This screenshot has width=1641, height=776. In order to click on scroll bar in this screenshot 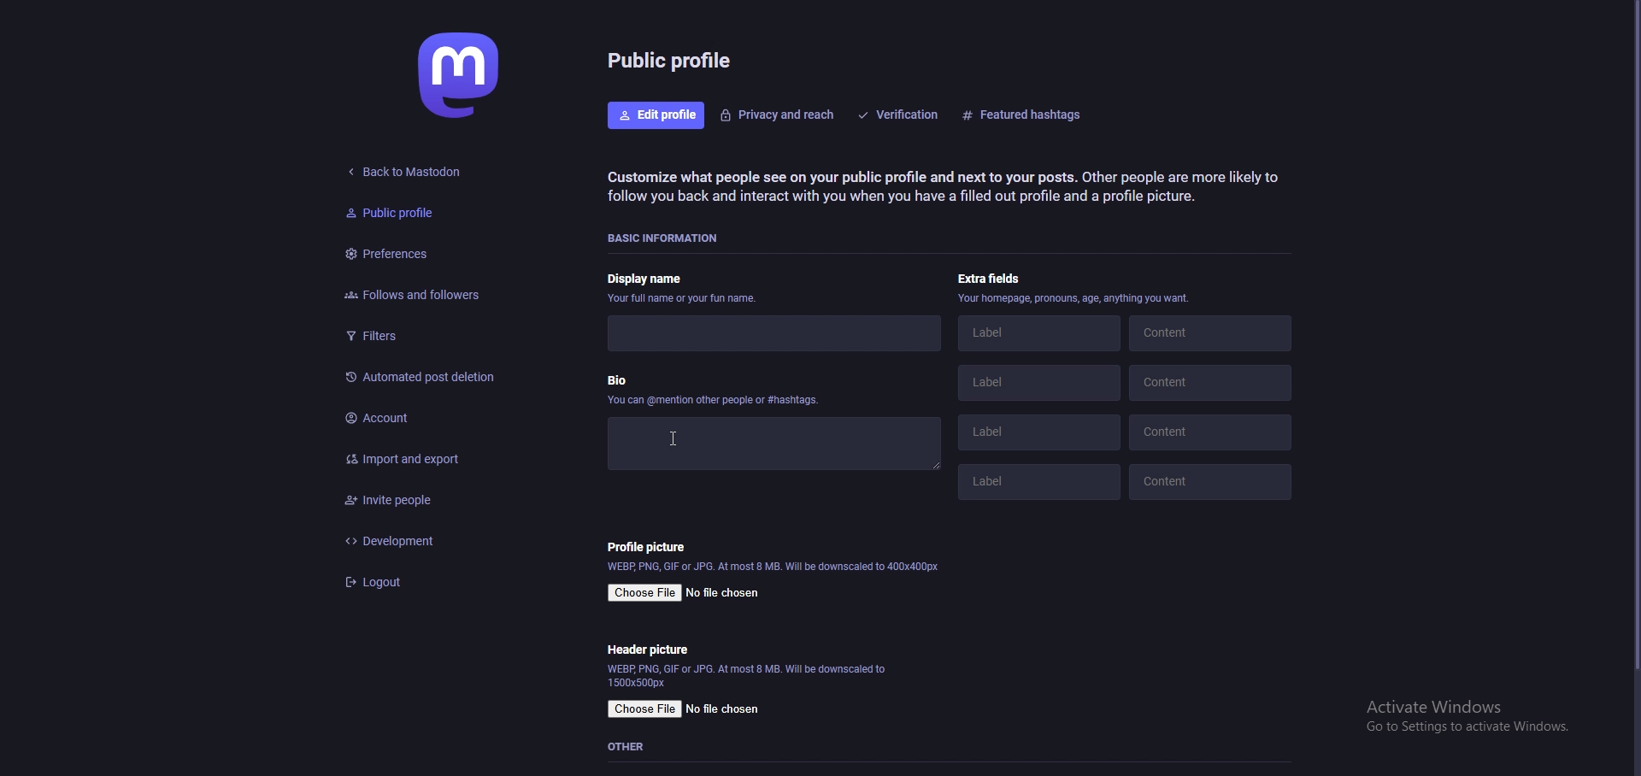, I will do `click(1633, 338)`.